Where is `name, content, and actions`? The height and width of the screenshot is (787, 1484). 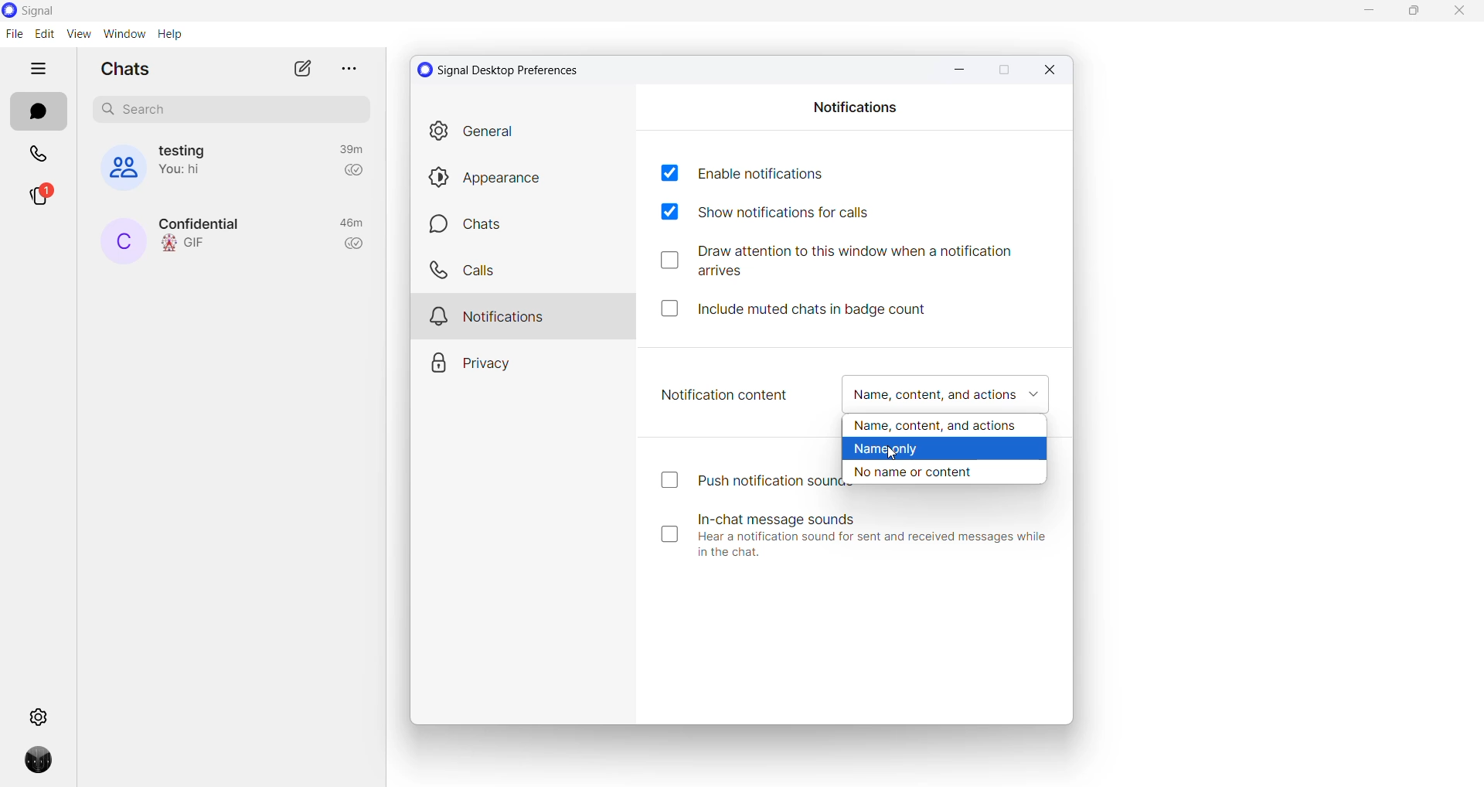 name, content, and actions is located at coordinates (943, 425).